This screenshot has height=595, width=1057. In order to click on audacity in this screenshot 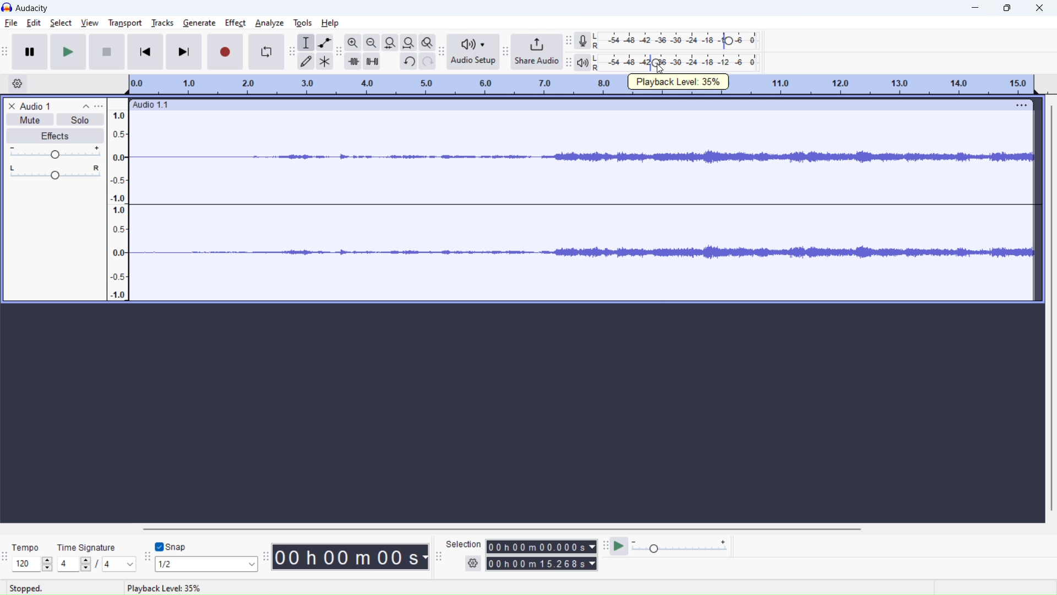, I will do `click(32, 8)`.